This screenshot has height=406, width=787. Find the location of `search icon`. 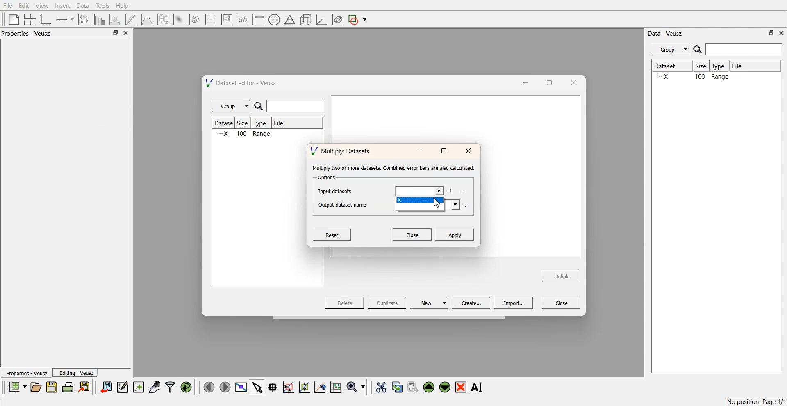

search icon is located at coordinates (260, 107).